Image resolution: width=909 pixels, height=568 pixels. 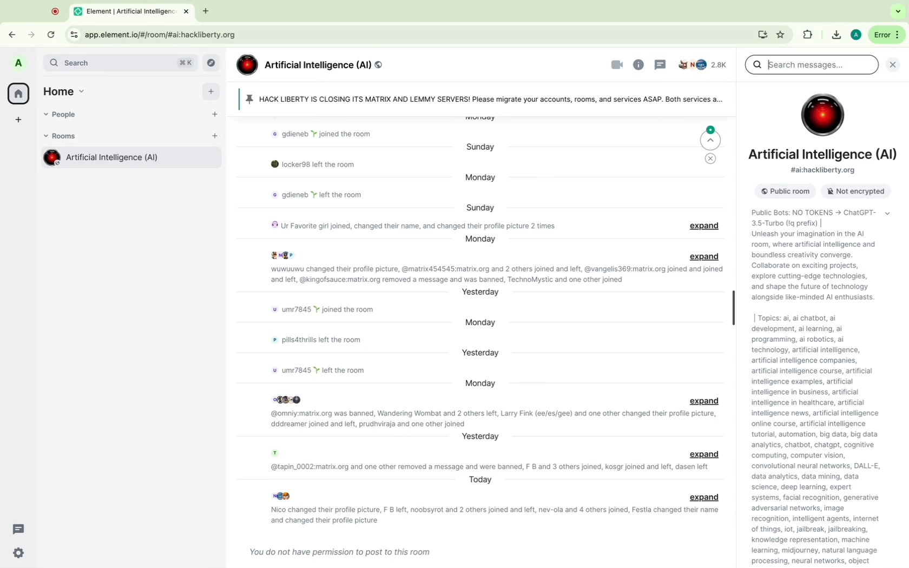 I want to click on add, so click(x=211, y=94).